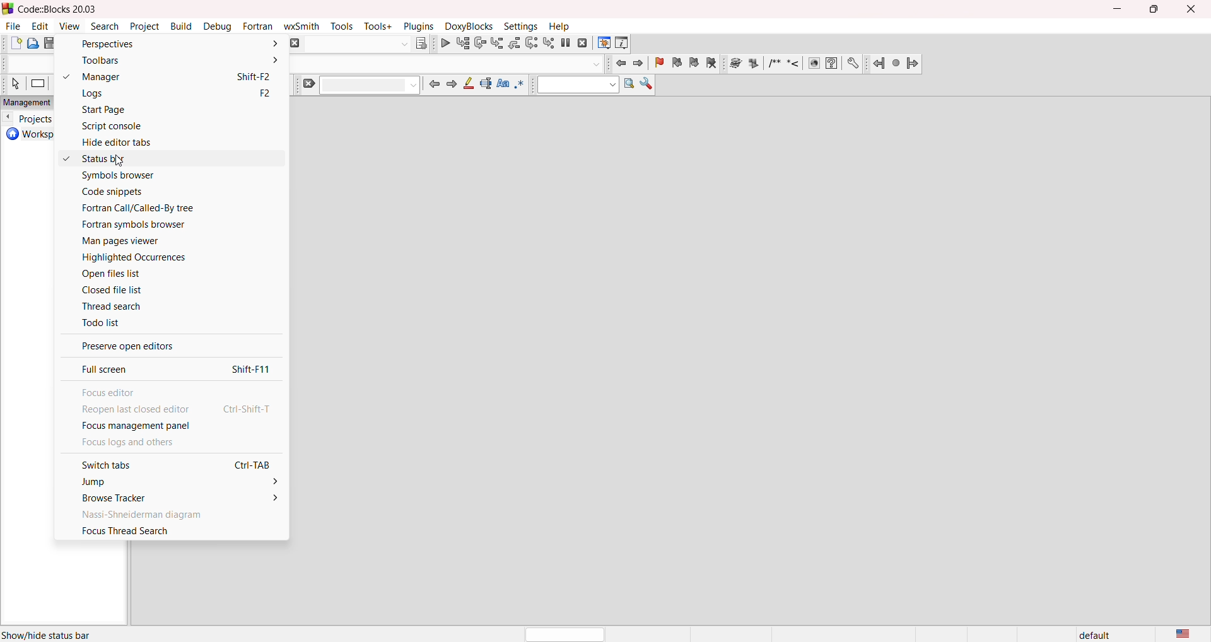 The image size is (1211, 642). Describe the element at coordinates (479, 44) in the screenshot. I see `next line ` at that location.